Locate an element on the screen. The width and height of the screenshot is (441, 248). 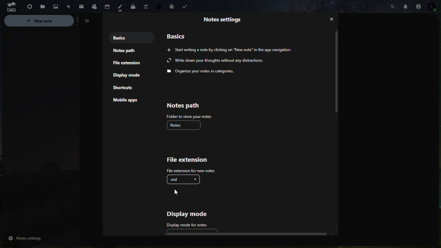
Search bar is located at coordinates (392, 6).